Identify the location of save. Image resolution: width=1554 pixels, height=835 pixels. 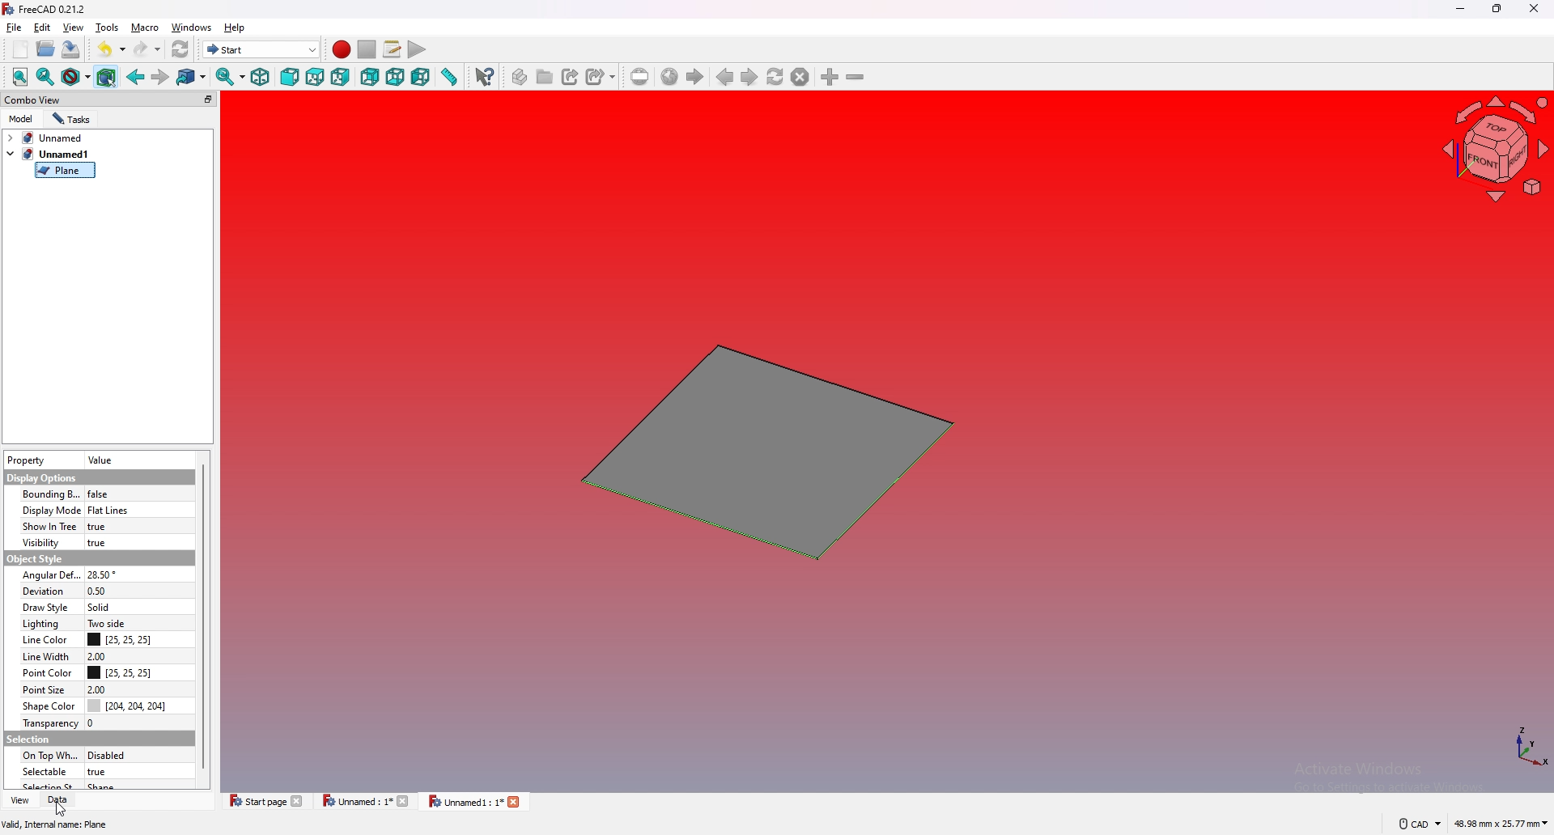
(70, 50).